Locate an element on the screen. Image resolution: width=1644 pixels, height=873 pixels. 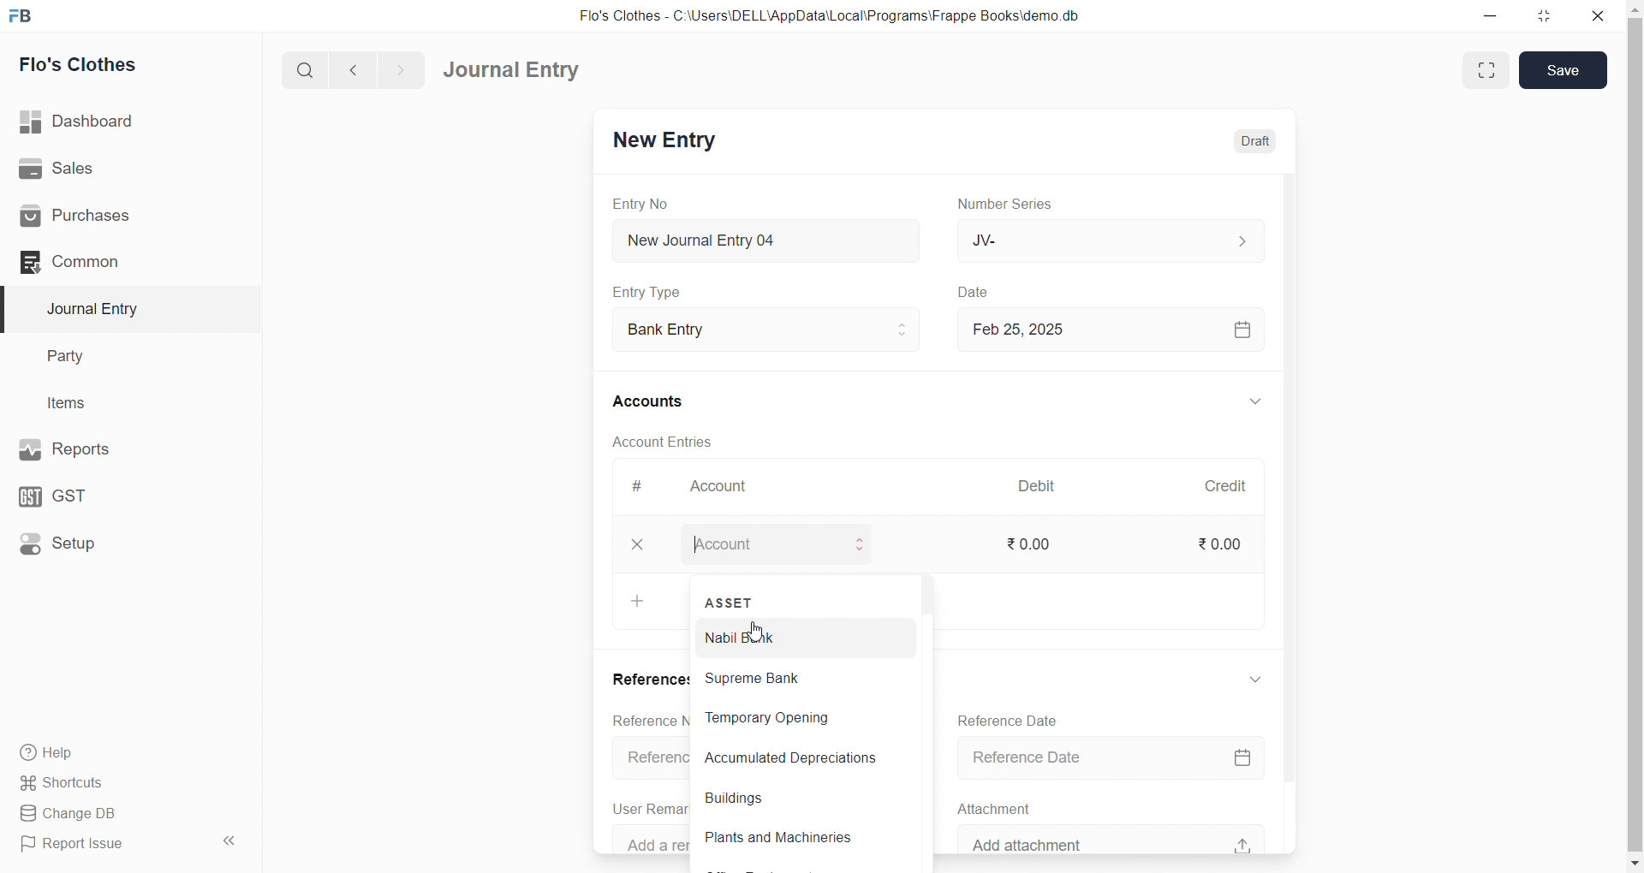
Reference Date is located at coordinates (1012, 719).